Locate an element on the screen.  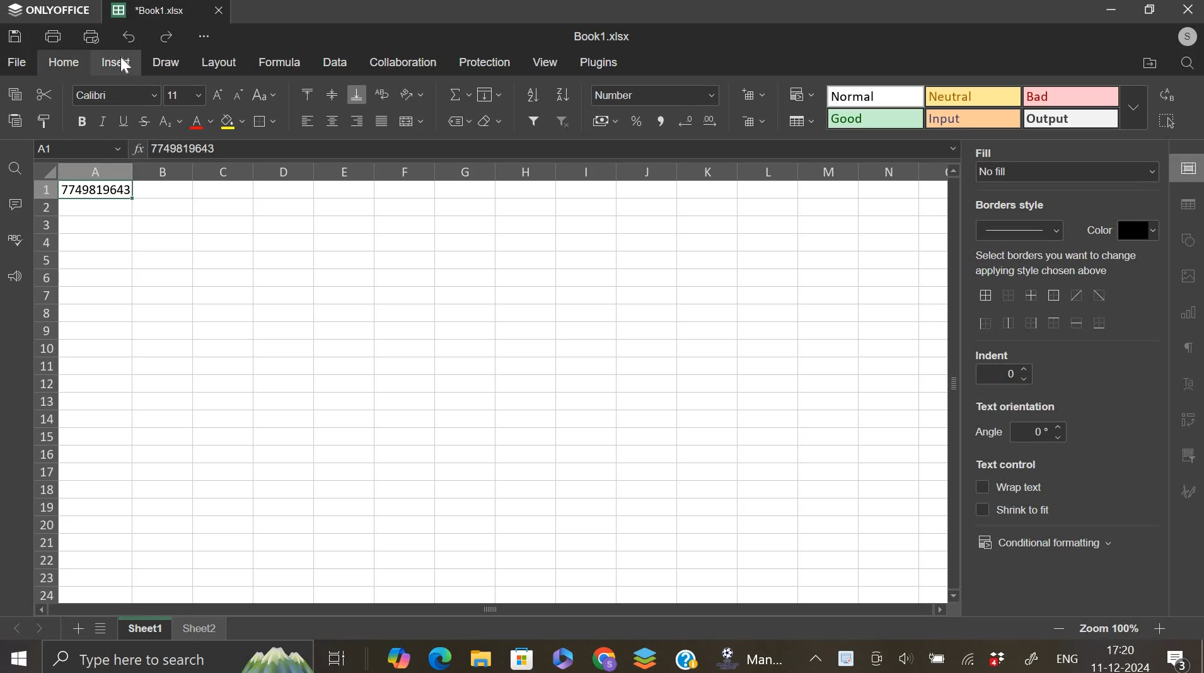
spreadsheet name is located at coordinates (601, 36).